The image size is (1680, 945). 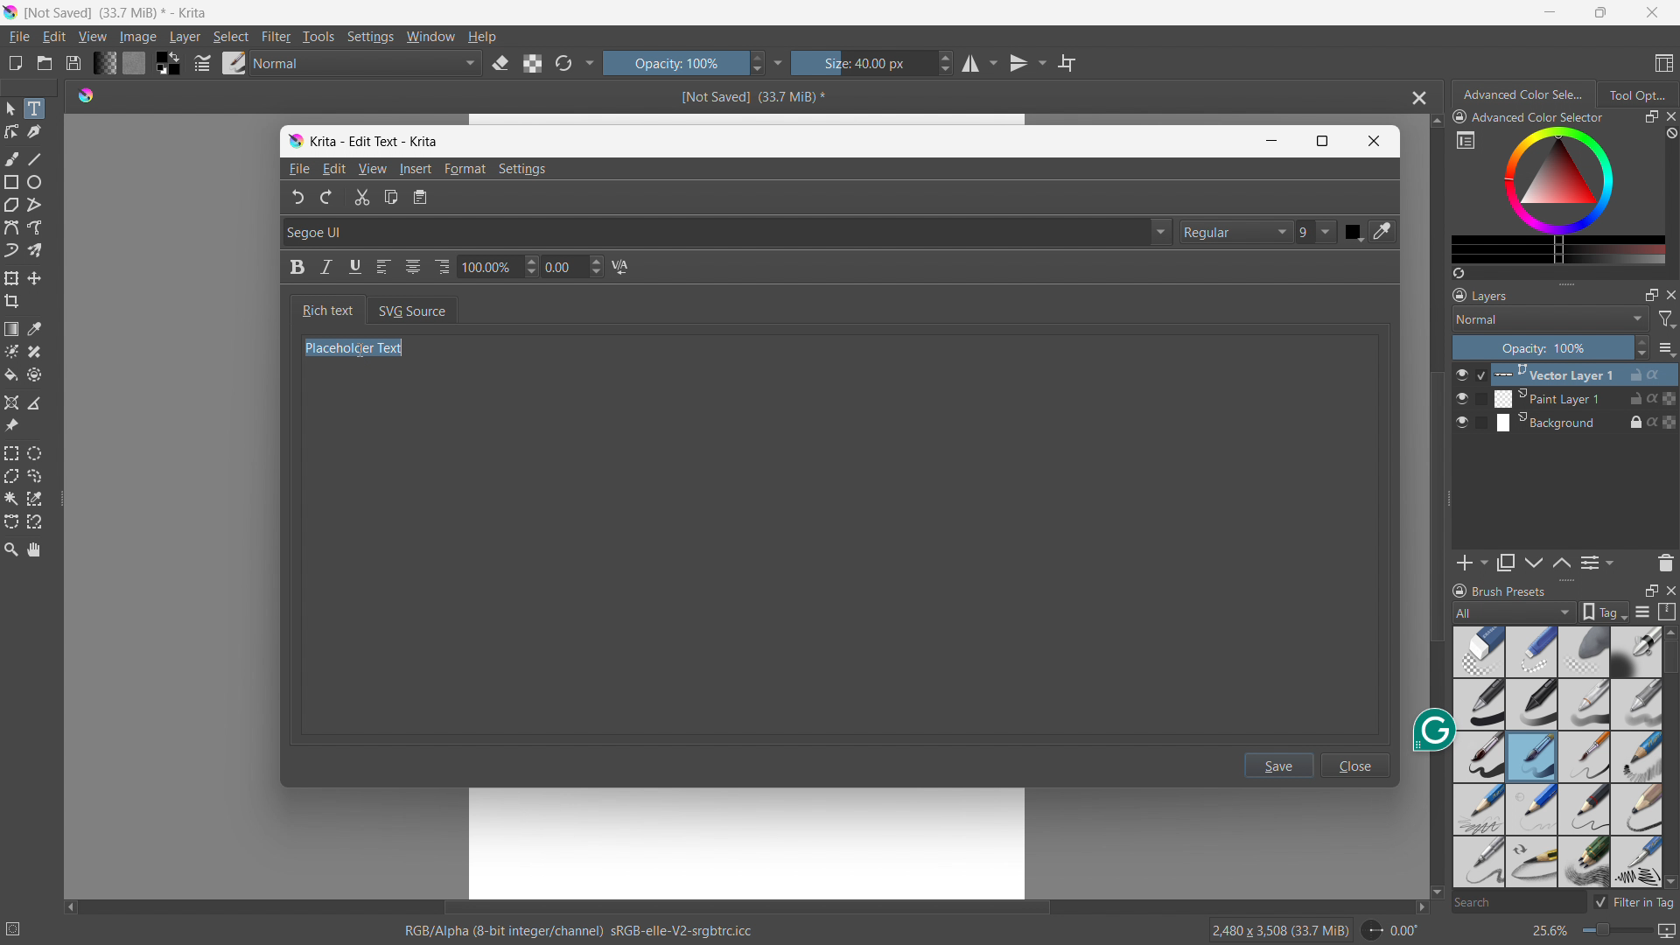 I want to click on edit, so click(x=53, y=38).